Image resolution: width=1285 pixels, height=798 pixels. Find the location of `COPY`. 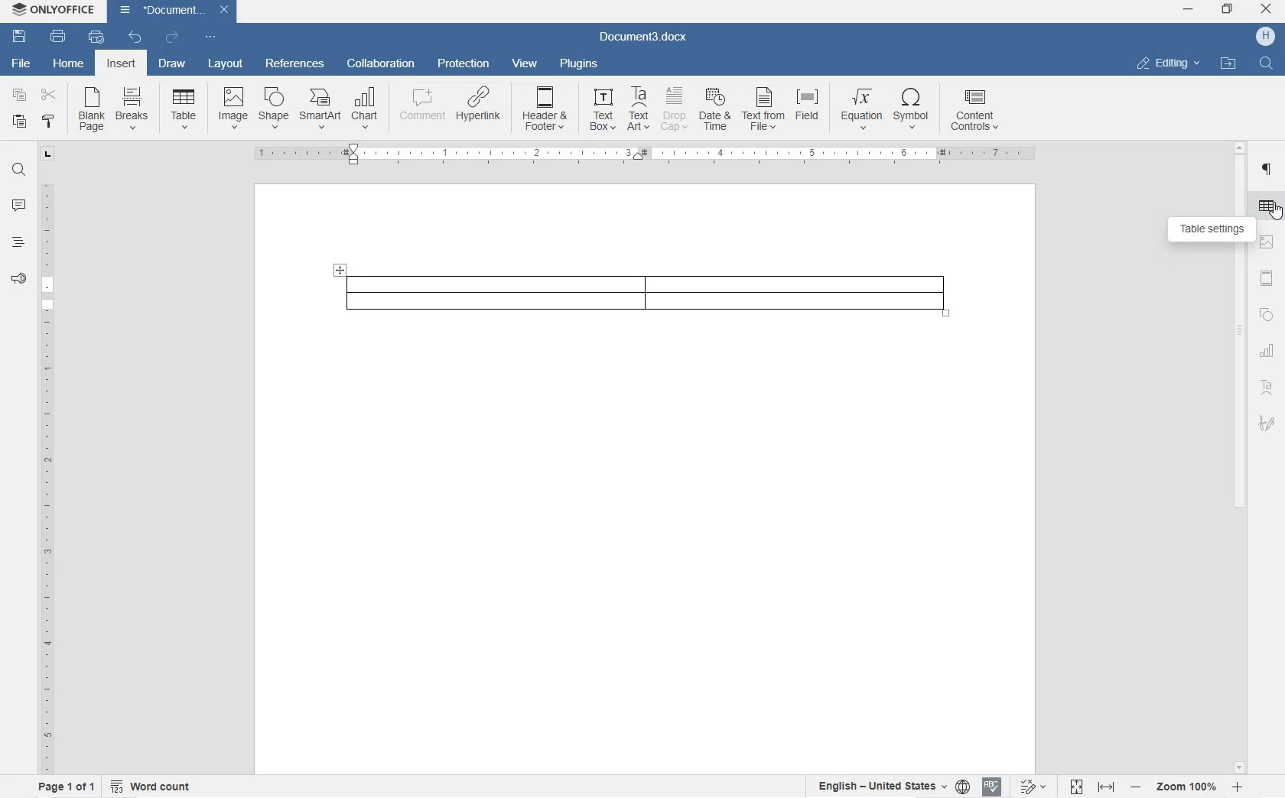

COPY is located at coordinates (18, 95).